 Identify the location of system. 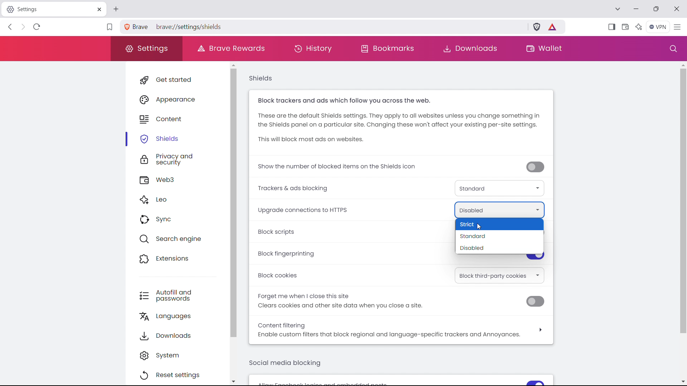
(179, 355).